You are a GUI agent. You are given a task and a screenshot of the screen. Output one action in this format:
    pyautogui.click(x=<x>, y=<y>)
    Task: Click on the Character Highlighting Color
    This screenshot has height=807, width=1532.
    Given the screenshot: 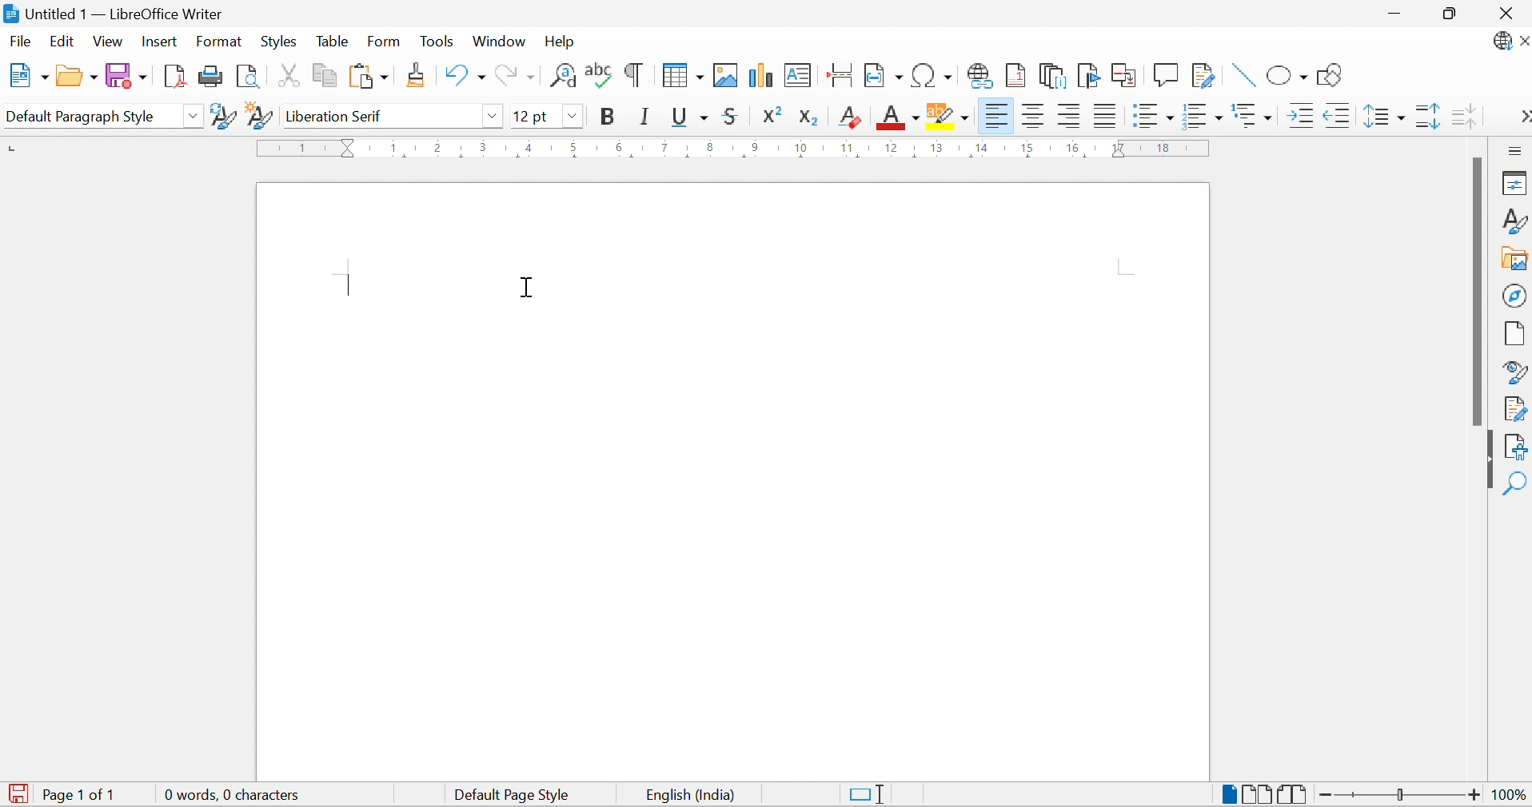 What is the action you would take?
    pyautogui.click(x=949, y=114)
    